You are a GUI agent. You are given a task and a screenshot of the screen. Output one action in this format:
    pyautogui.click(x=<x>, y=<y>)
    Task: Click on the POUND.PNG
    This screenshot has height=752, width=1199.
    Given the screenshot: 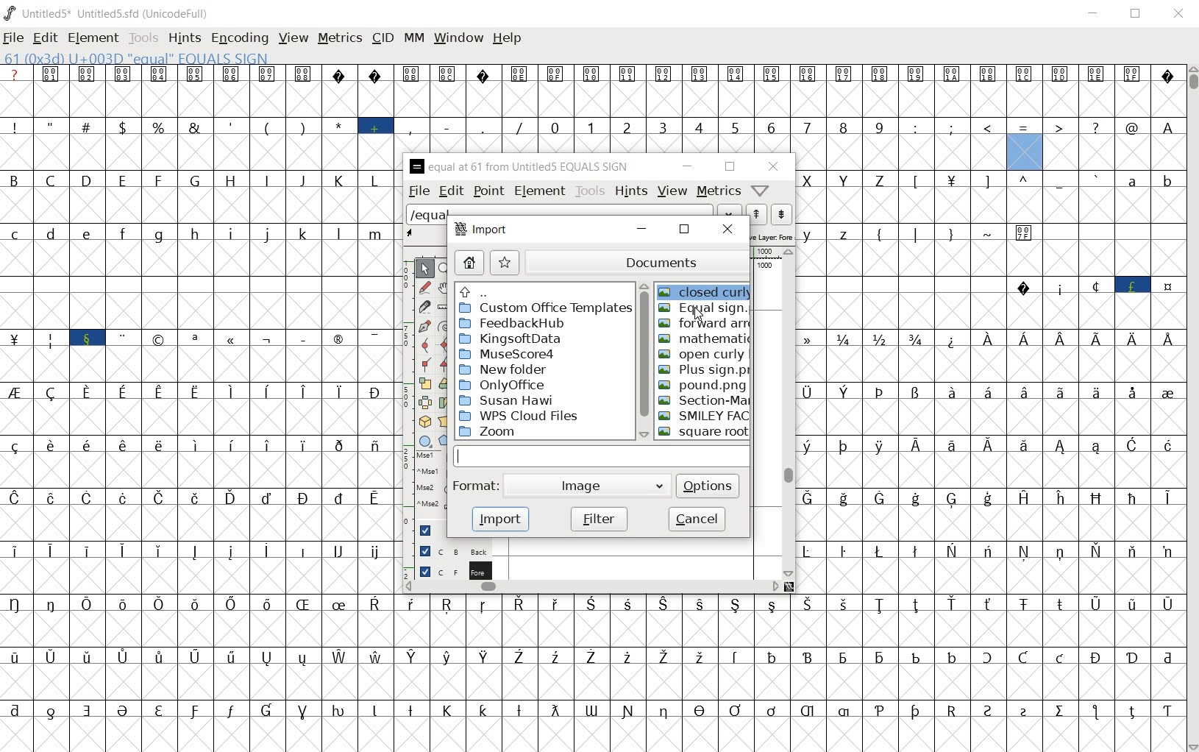 What is the action you would take?
    pyautogui.click(x=702, y=385)
    